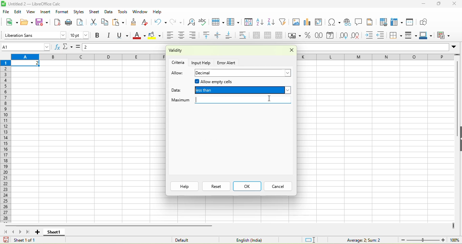  I want to click on font size, so click(80, 35).